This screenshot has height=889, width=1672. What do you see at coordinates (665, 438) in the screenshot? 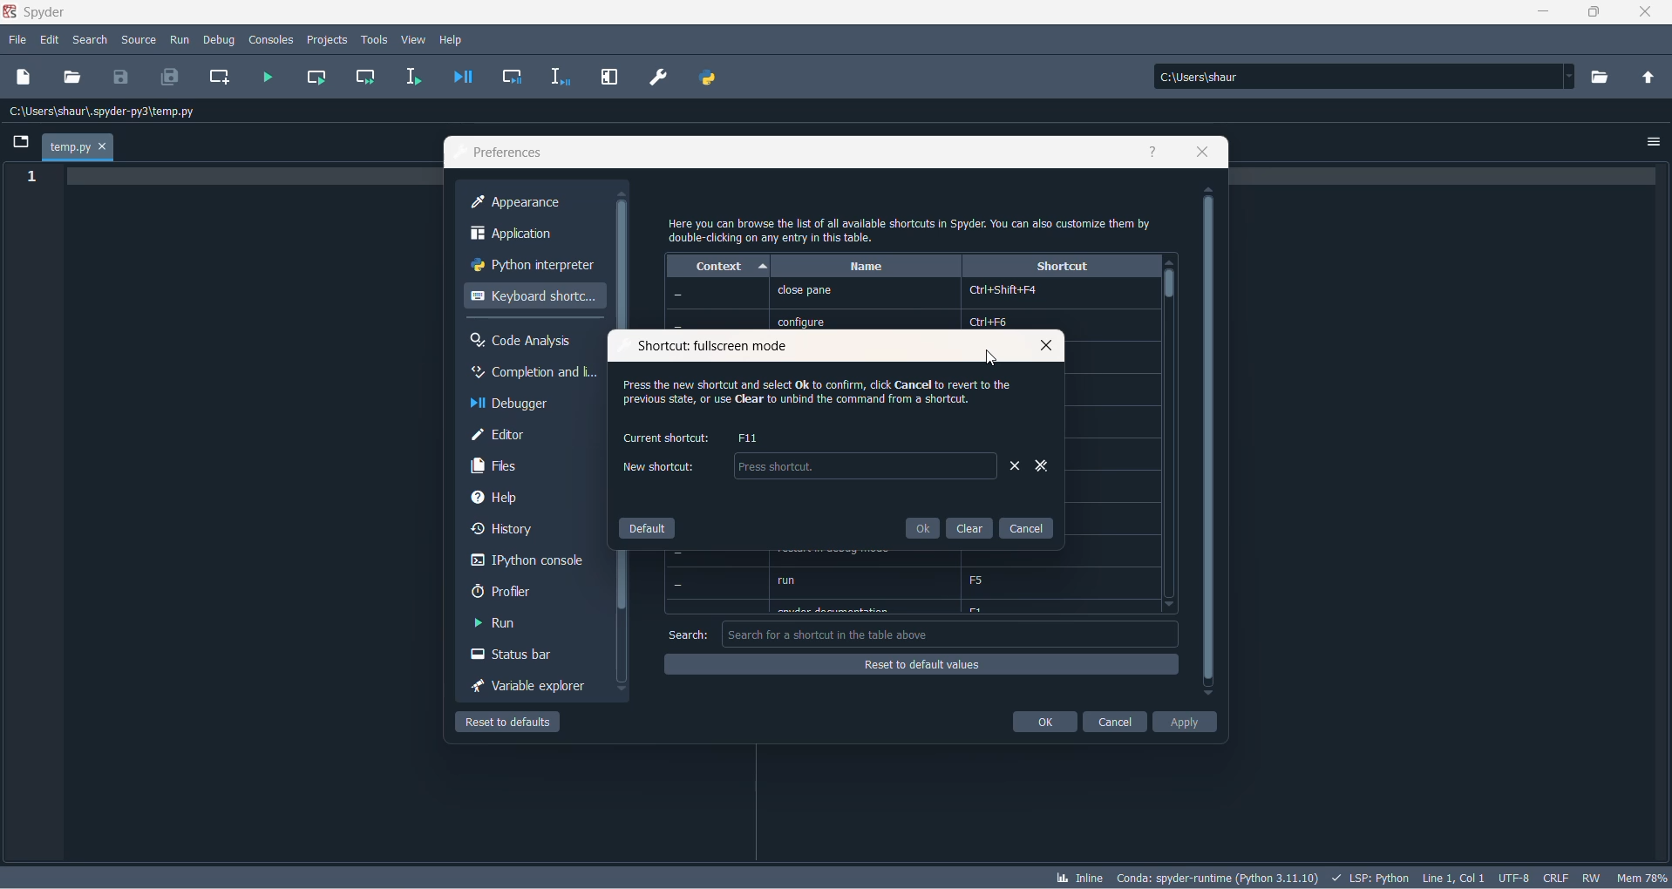
I see `current shortcut` at bounding box center [665, 438].